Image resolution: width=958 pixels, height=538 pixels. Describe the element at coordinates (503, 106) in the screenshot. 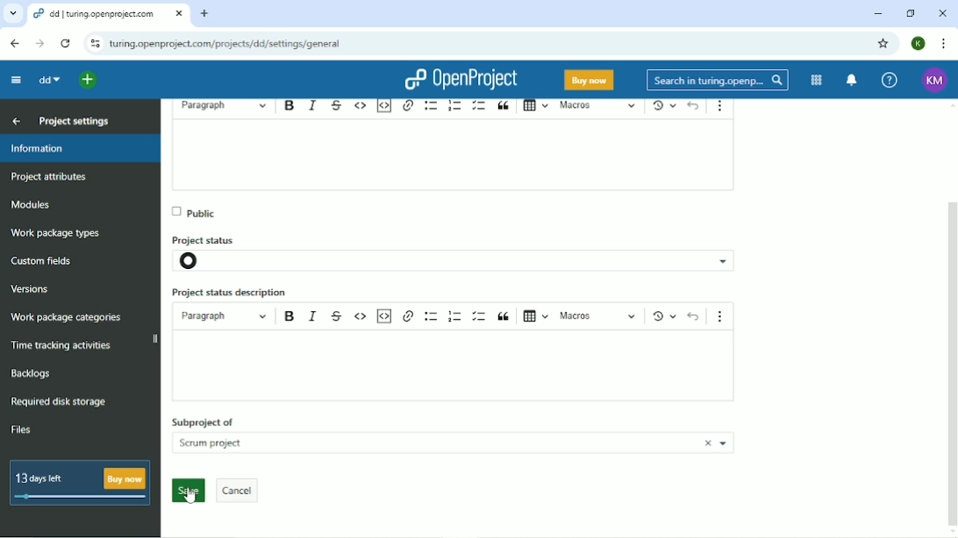

I see `Block quote` at that location.